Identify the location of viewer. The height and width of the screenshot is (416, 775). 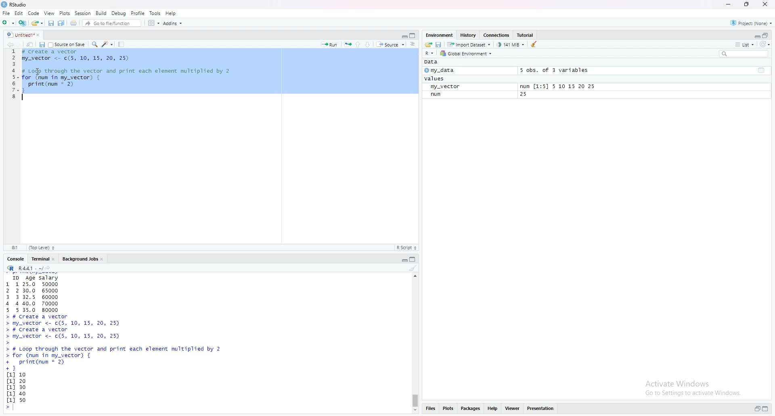
(513, 408).